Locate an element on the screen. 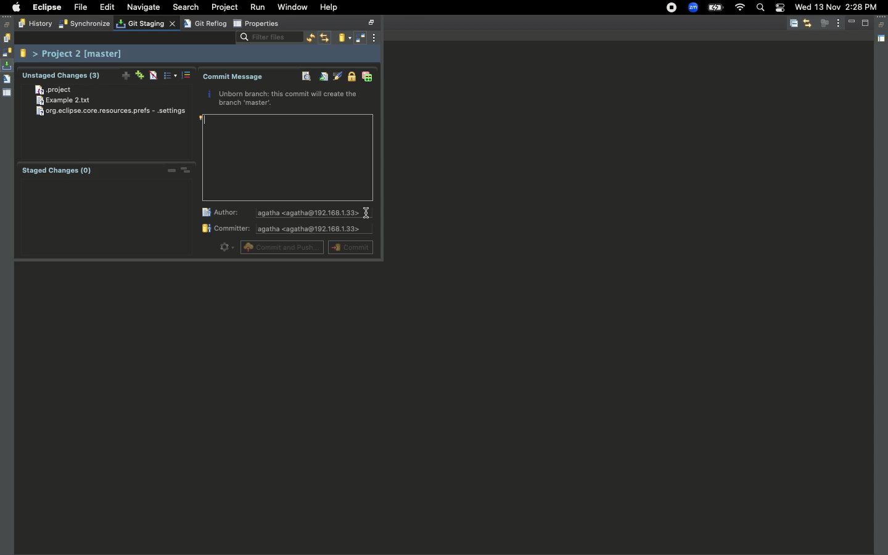  History is located at coordinates (34, 24).